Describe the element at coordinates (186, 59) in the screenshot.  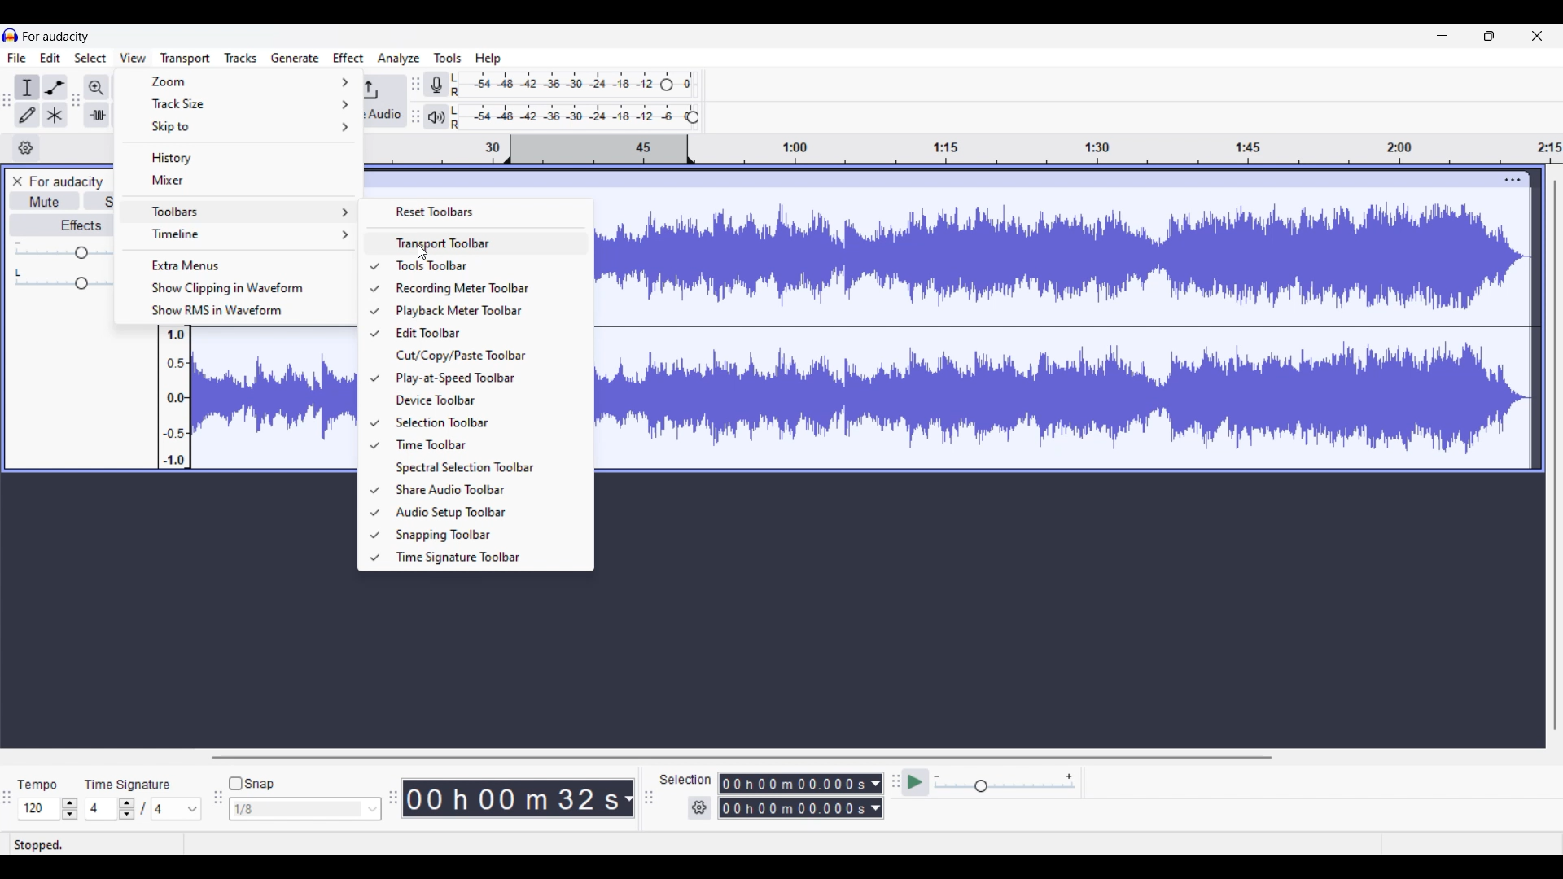
I see `Transport menu` at that location.